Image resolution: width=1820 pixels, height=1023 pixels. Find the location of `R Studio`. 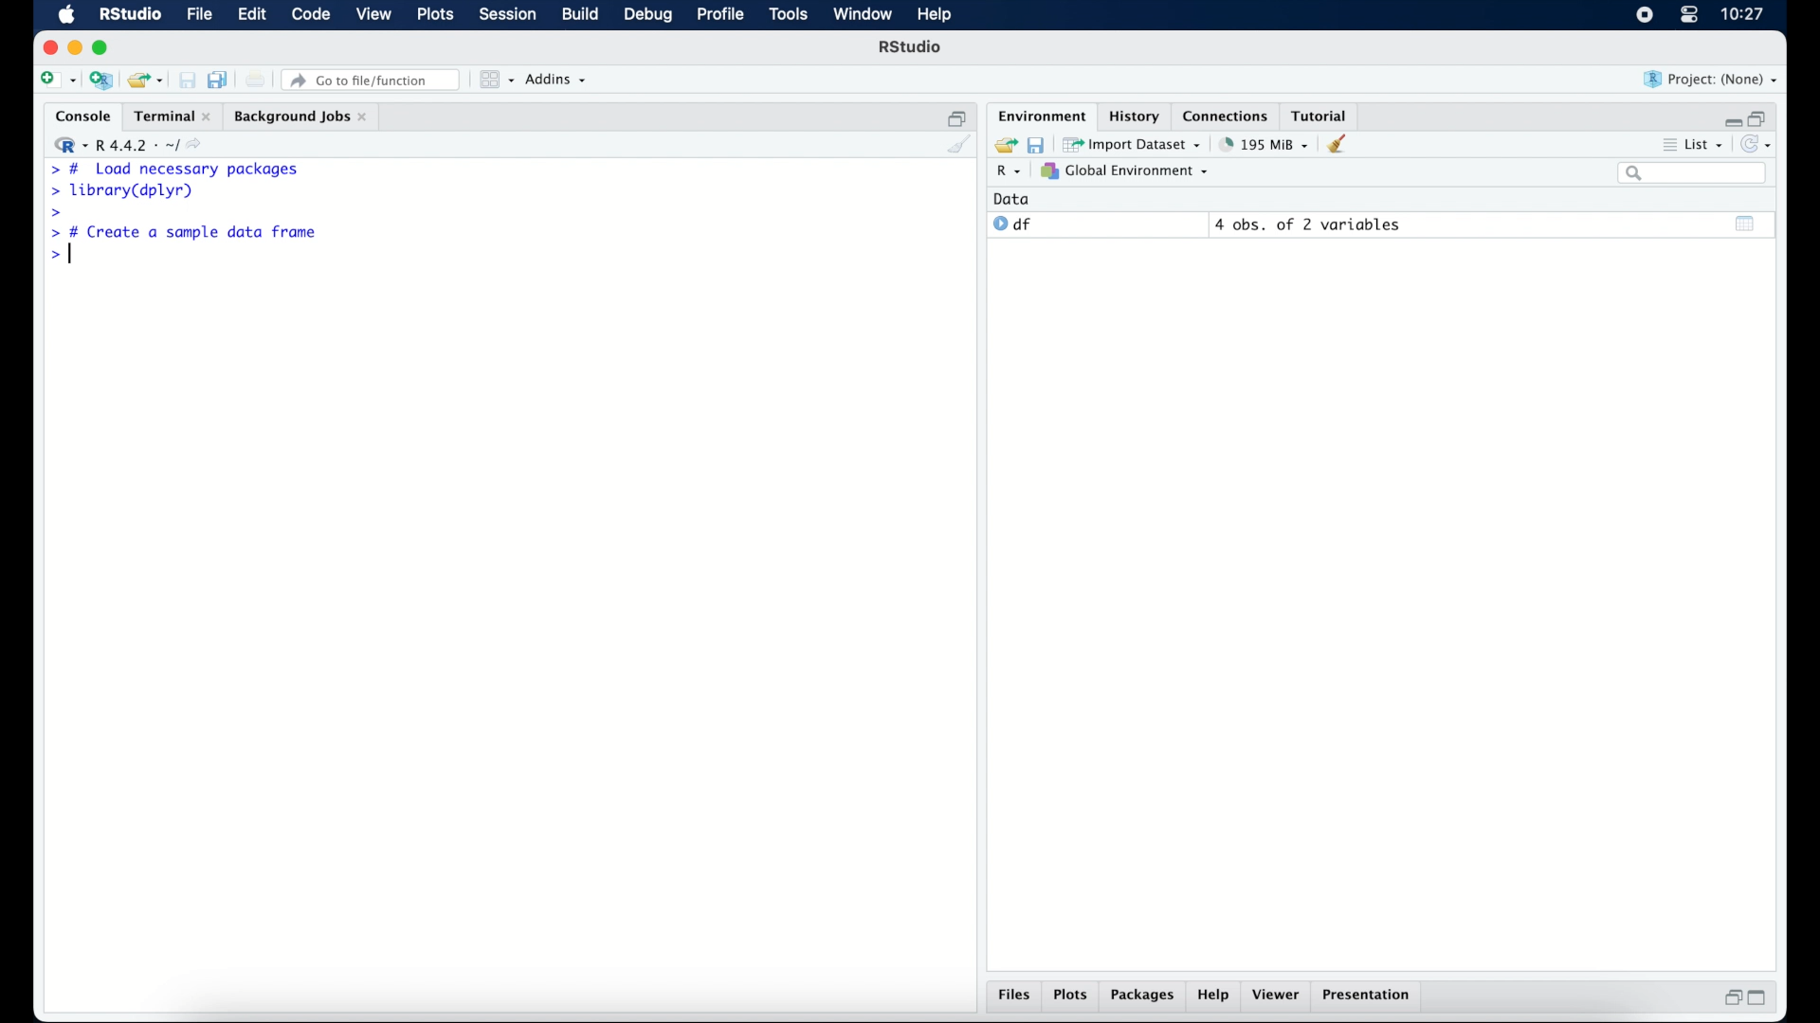

R Studio is located at coordinates (912, 49).